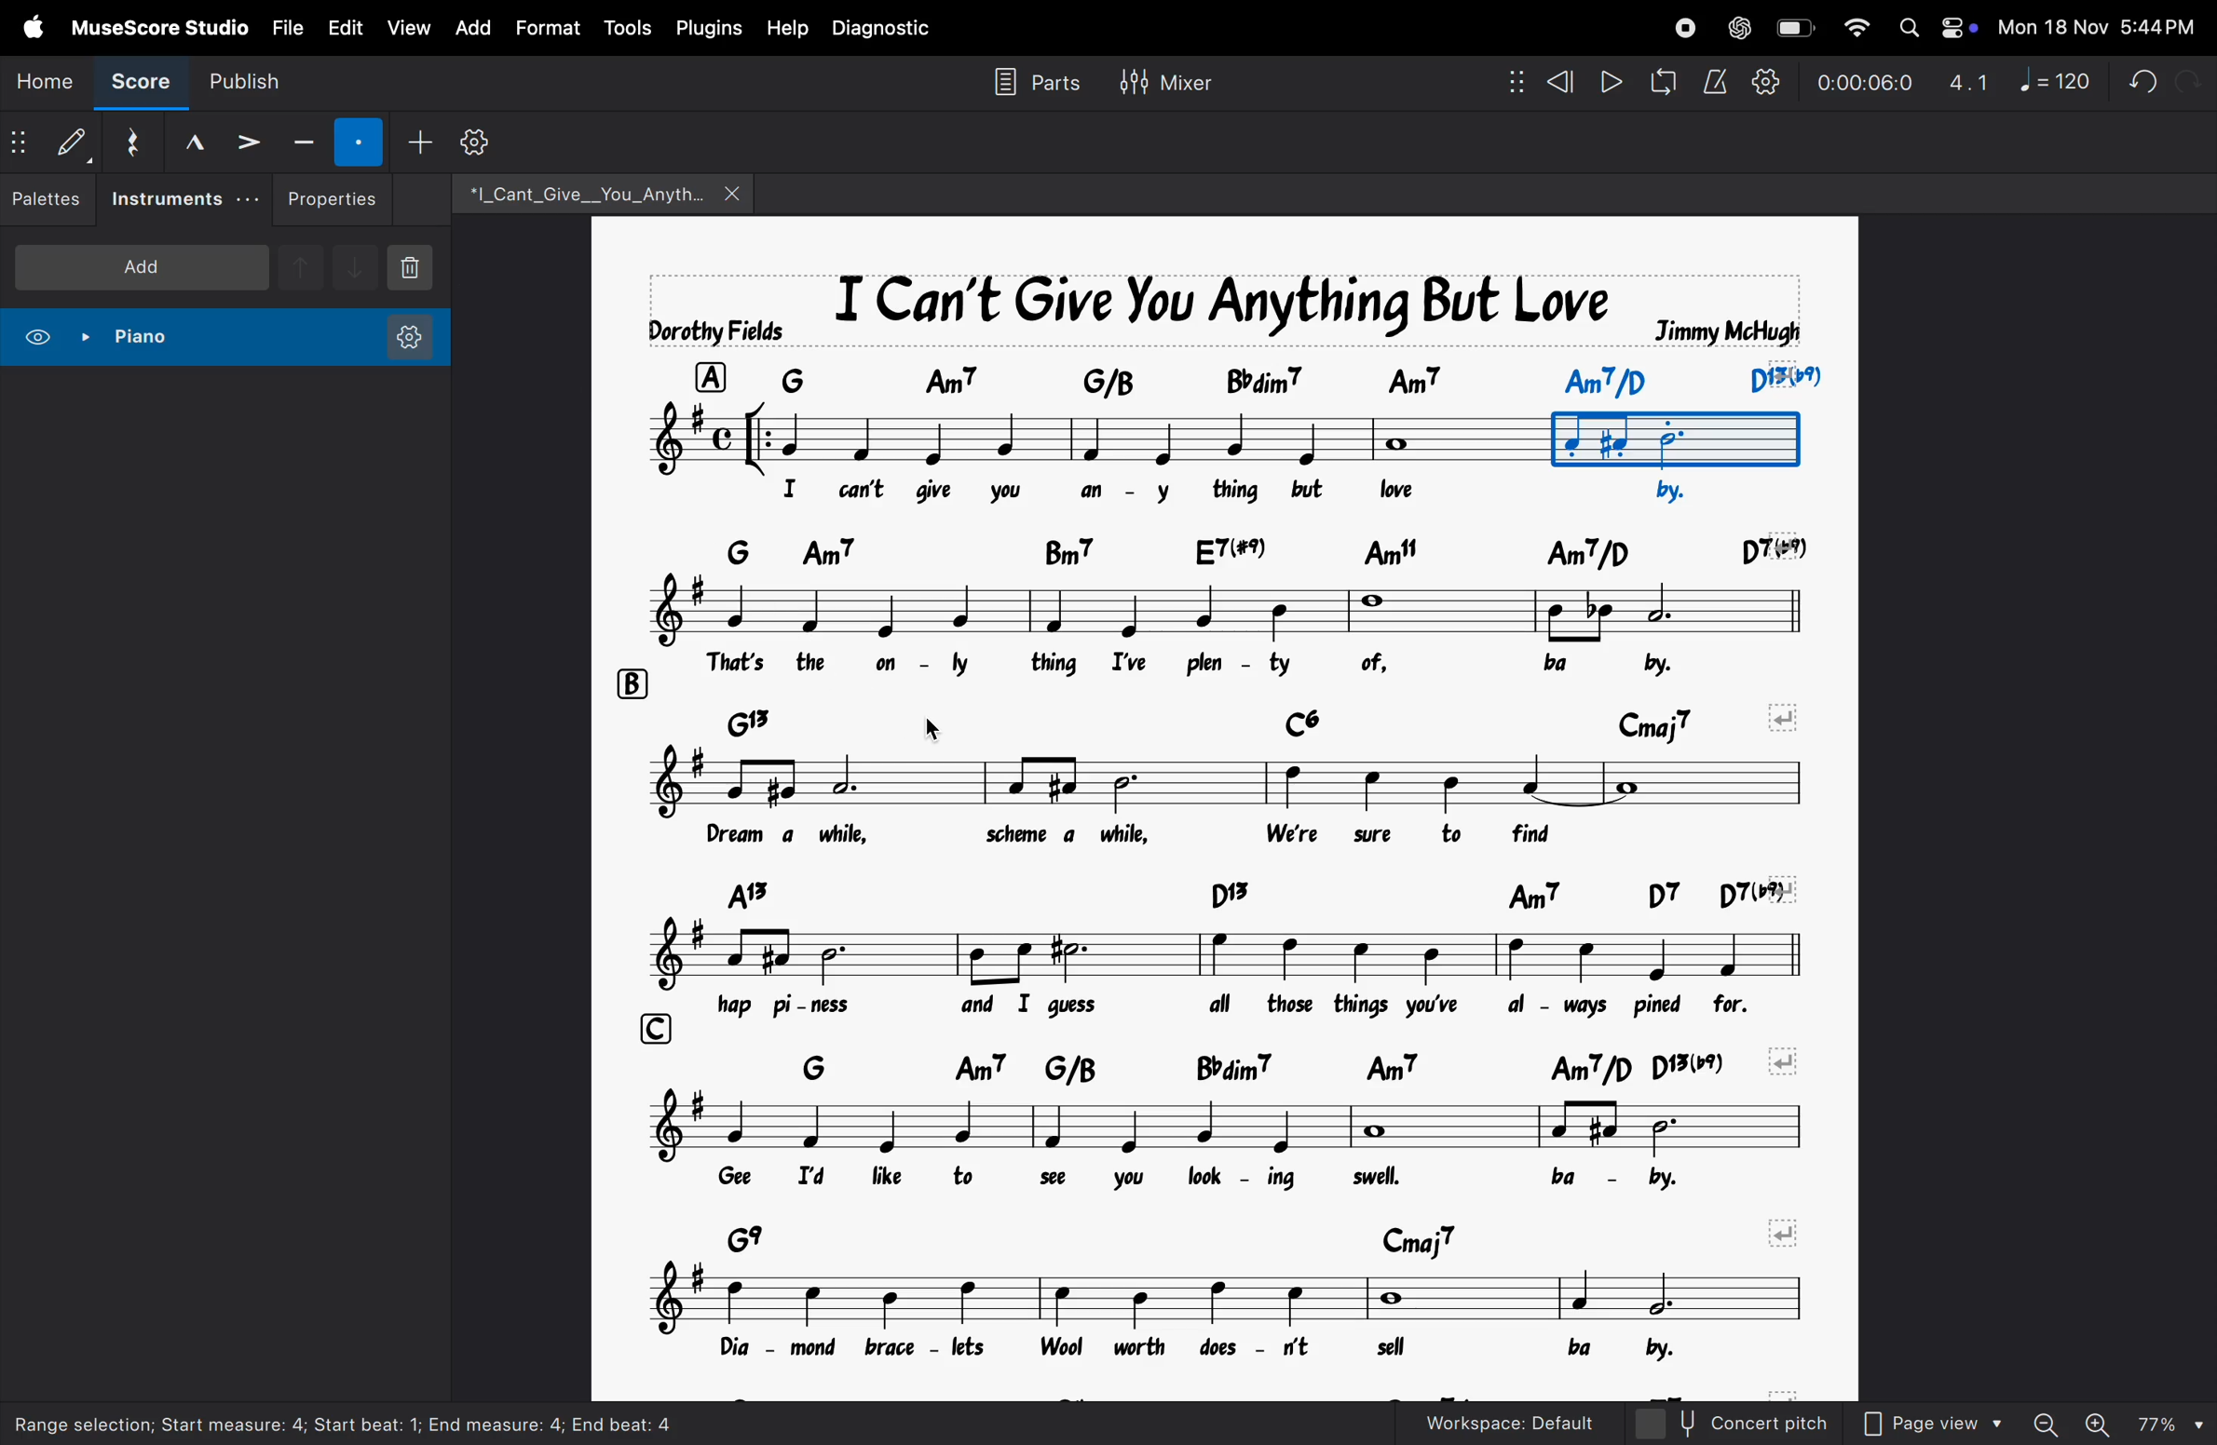 Image resolution: width=2217 pixels, height=1445 pixels. Describe the element at coordinates (1869, 80) in the screenshot. I see `timestamp` at that location.